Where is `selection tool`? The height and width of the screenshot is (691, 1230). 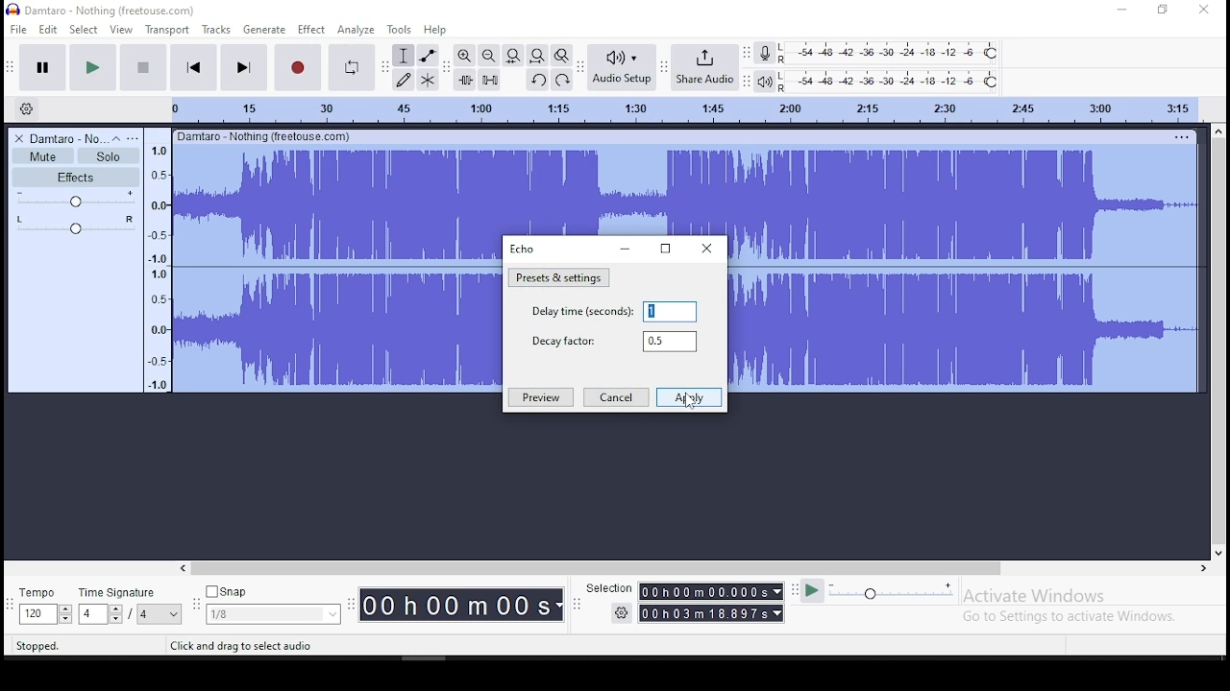 selection tool is located at coordinates (404, 55).